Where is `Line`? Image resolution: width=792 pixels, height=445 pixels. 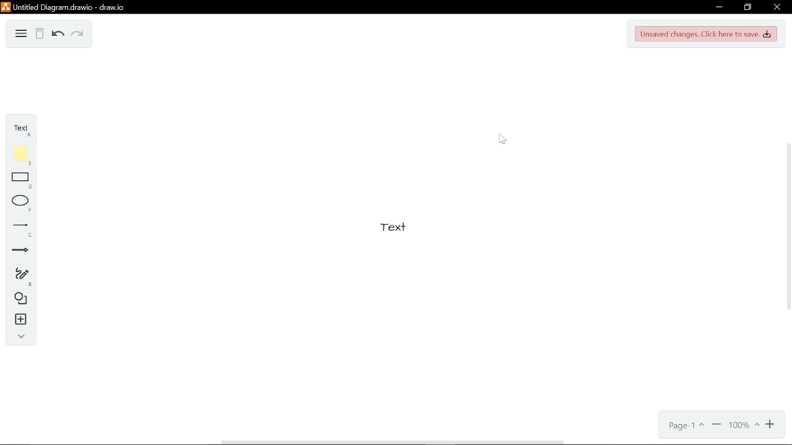
Line is located at coordinates (17, 229).